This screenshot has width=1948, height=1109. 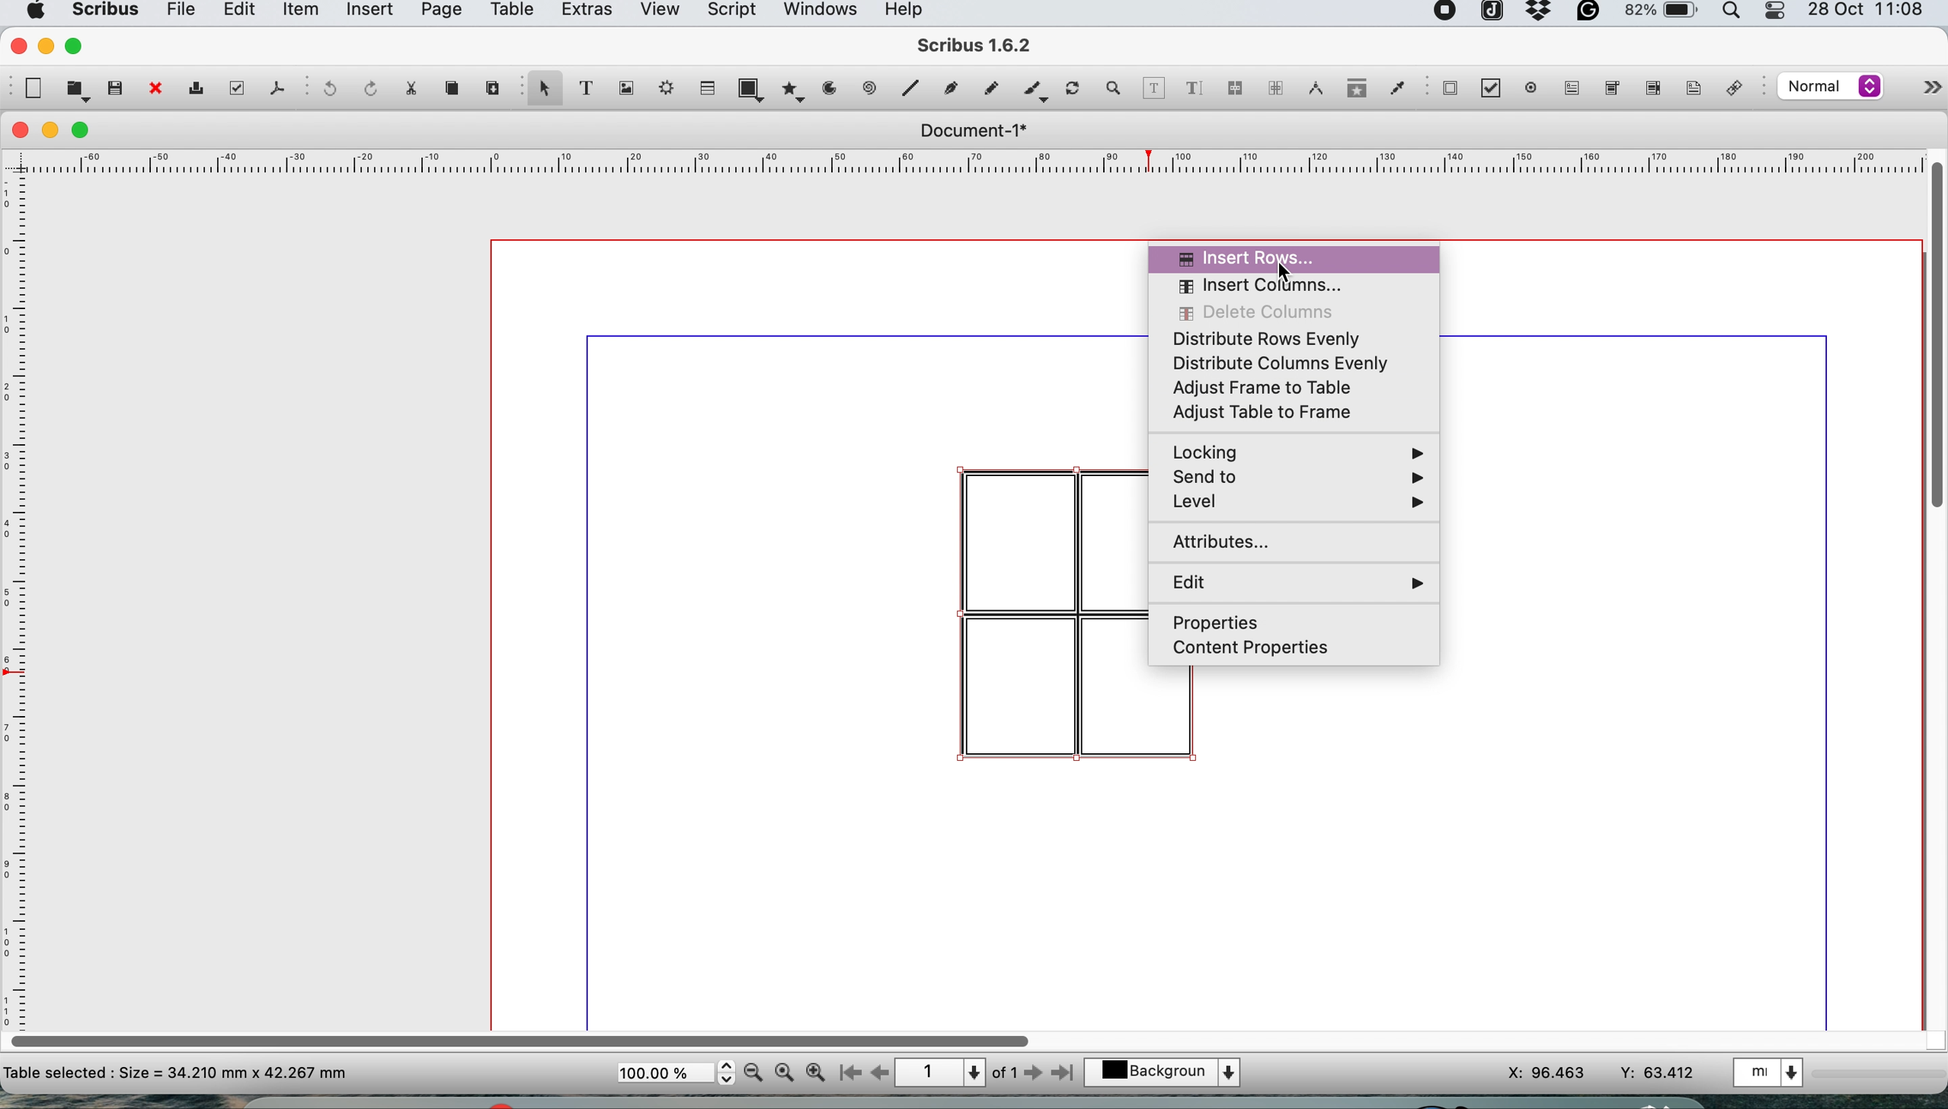 What do you see at coordinates (510, 12) in the screenshot?
I see `table` at bounding box center [510, 12].